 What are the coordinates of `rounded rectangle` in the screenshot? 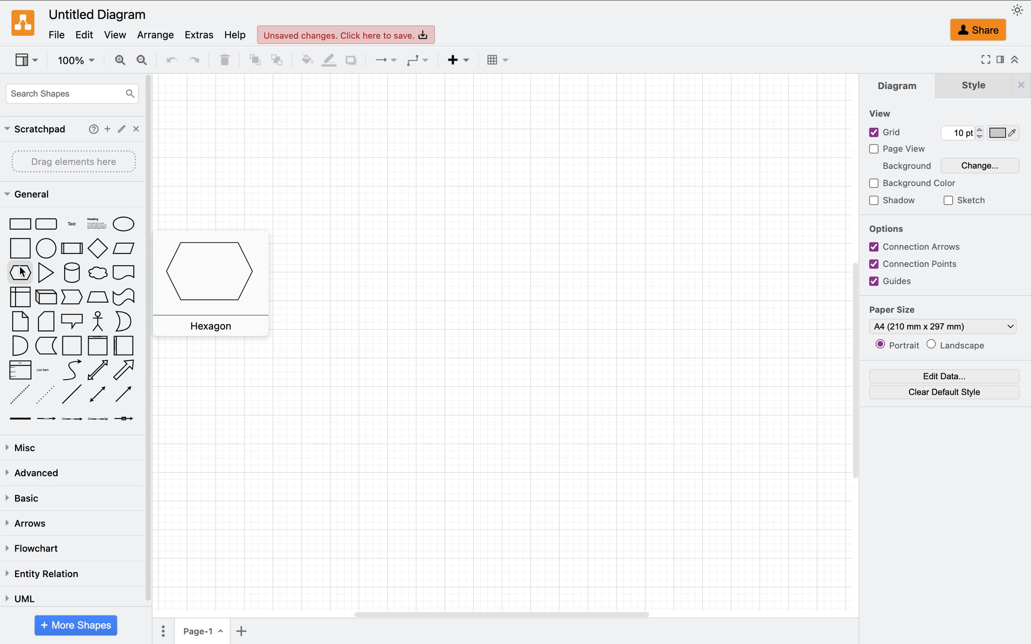 It's located at (46, 224).